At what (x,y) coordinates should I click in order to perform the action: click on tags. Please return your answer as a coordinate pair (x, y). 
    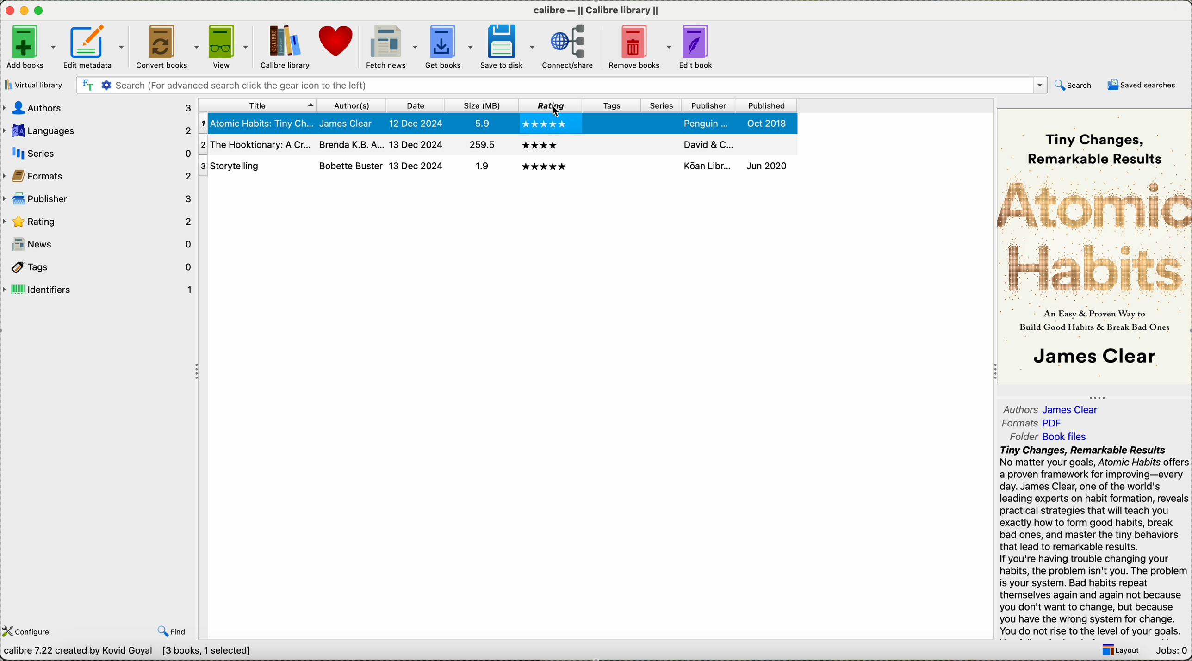
    Looking at the image, I should click on (98, 267).